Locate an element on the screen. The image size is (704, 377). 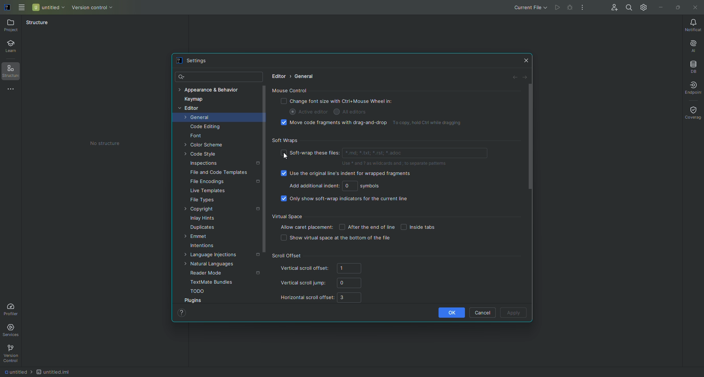
Font is located at coordinates (197, 137).